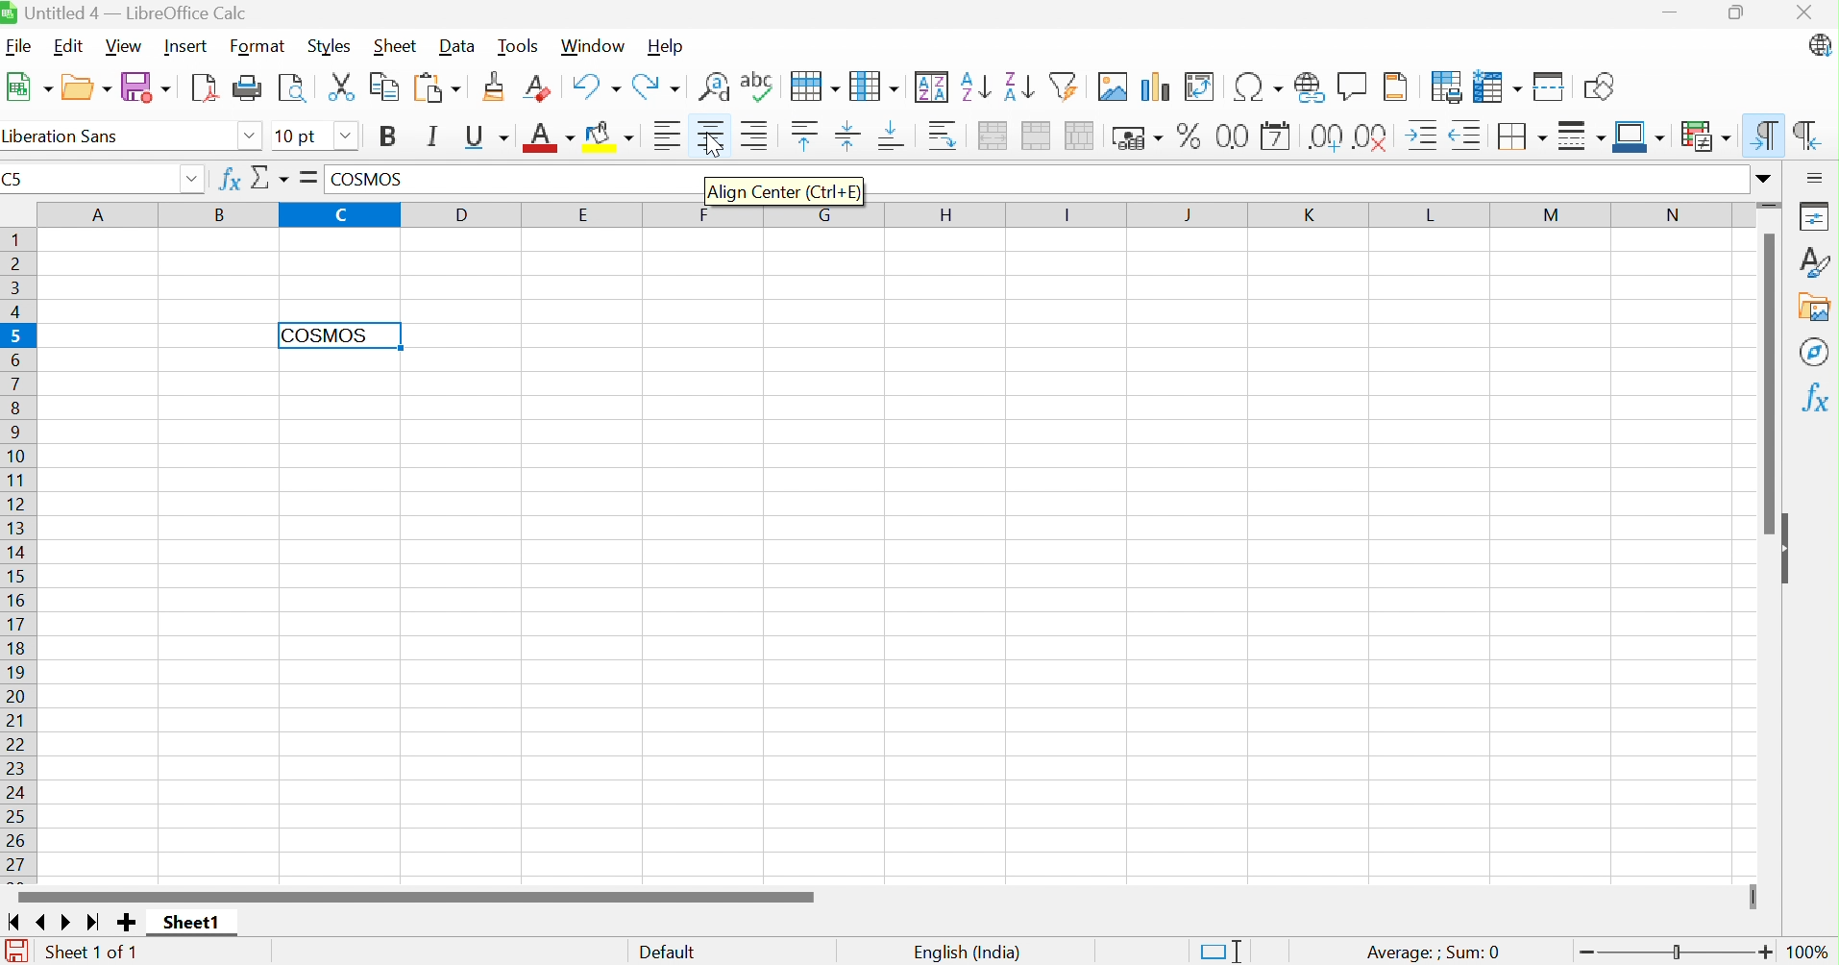  I want to click on Styles, so click(1820, 264).